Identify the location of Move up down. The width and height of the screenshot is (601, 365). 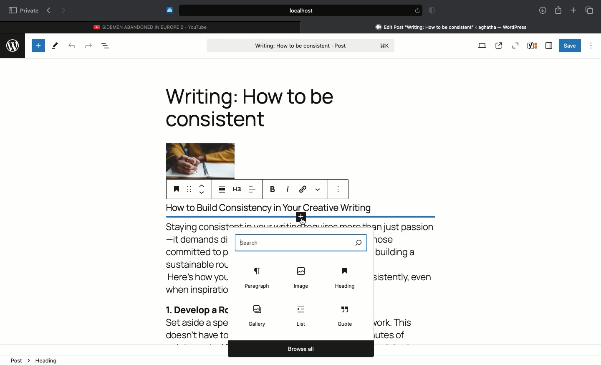
(202, 190).